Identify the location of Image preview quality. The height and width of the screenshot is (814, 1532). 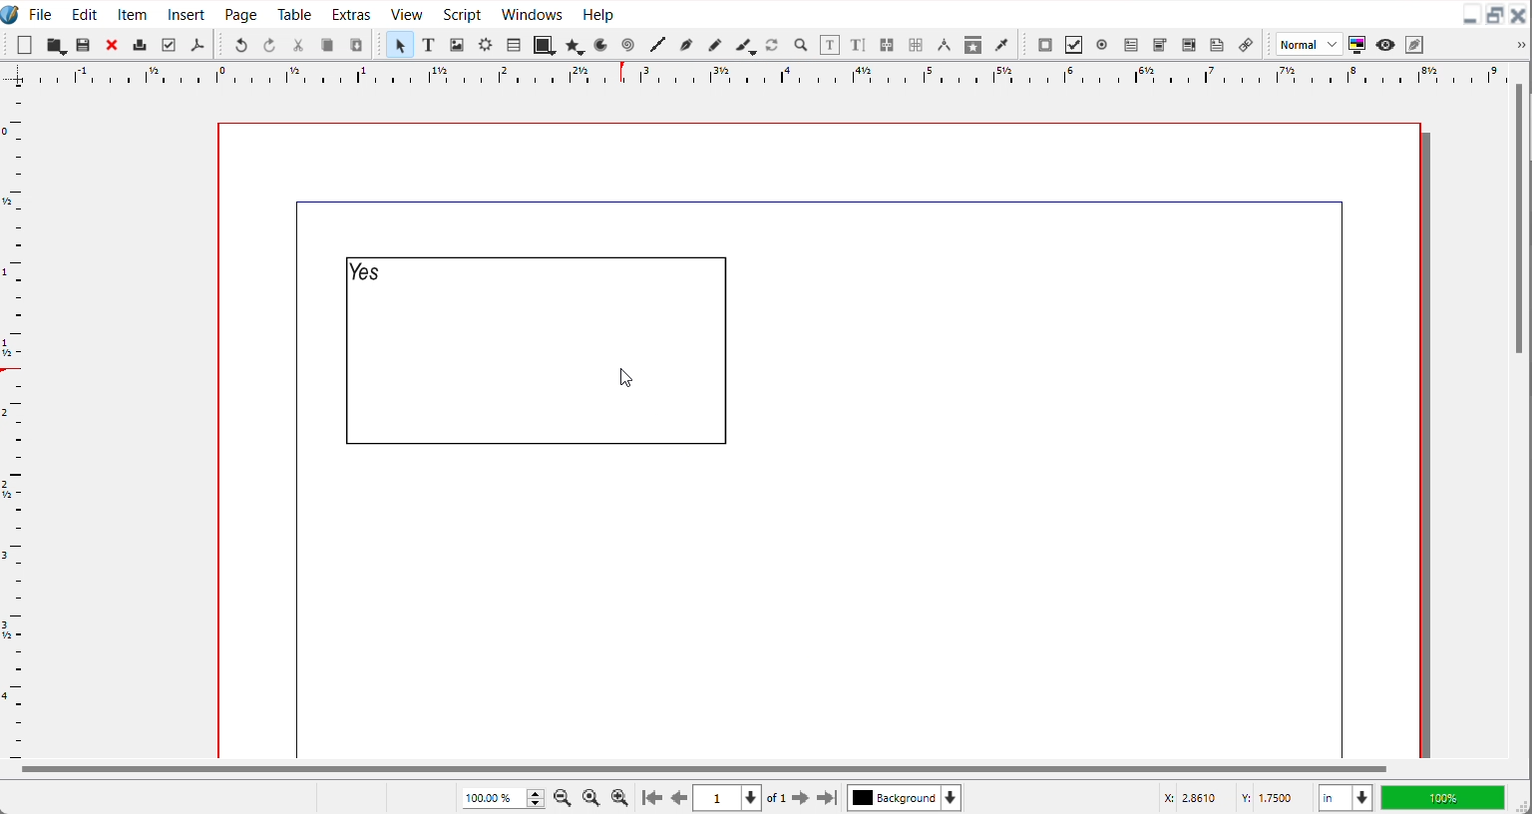
(1310, 44).